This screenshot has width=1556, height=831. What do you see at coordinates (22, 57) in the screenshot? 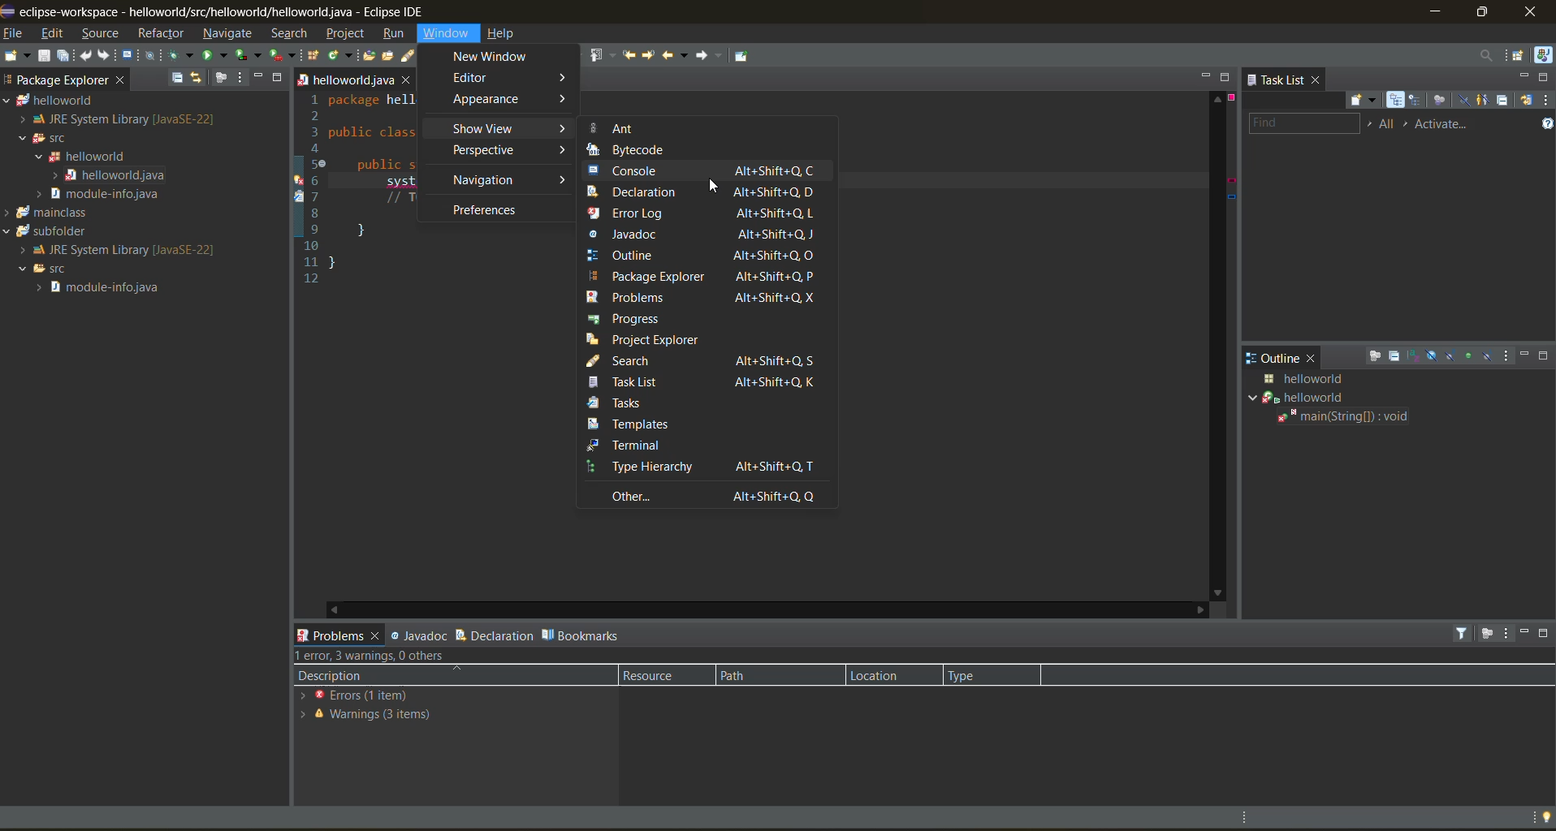
I see `new` at bounding box center [22, 57].